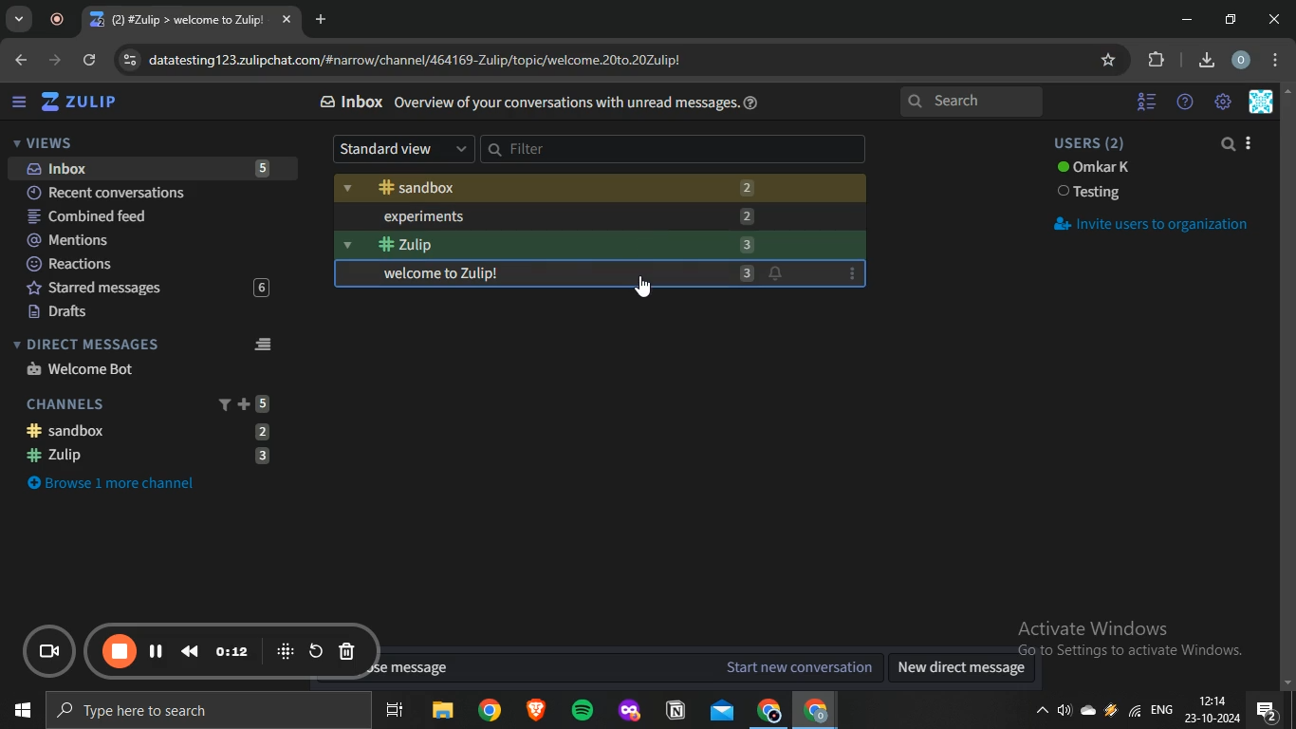 The width and height of the screenshot is (1296, 729). Describe the element at coordinates (316, 650) in the screenshot. I see `reload` at that location.